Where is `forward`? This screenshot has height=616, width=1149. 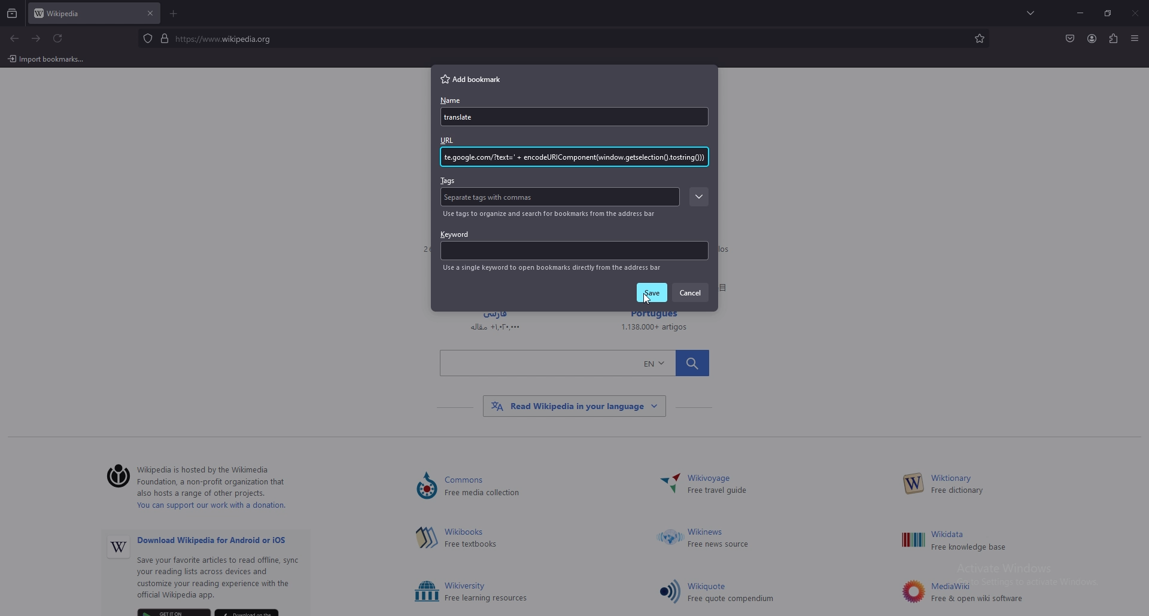
forward is located at coordinates (37, 39).